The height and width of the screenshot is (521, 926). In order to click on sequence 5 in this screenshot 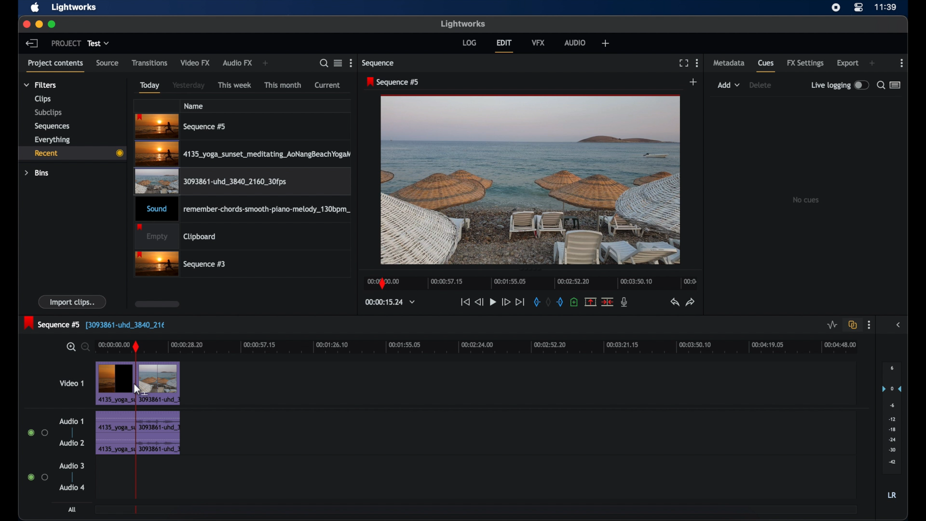, I will do `click(67, 324)`.